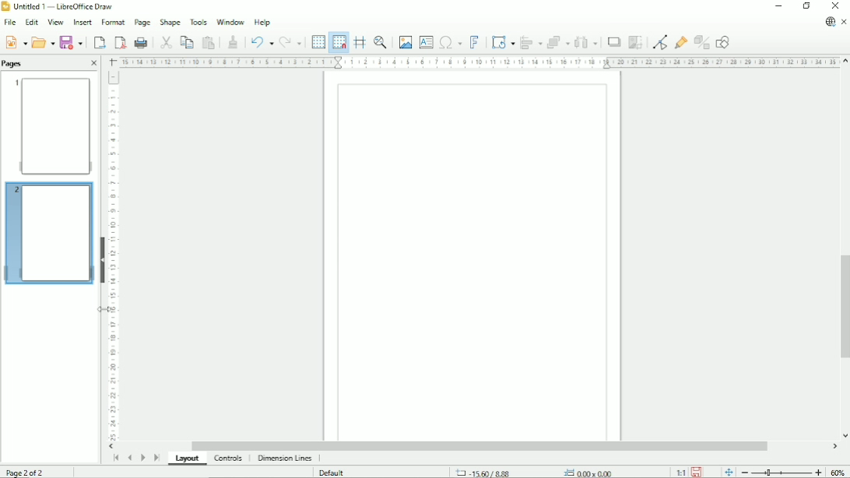 The image size is (850, 478). I want to click on Redo, so click(290, 43).